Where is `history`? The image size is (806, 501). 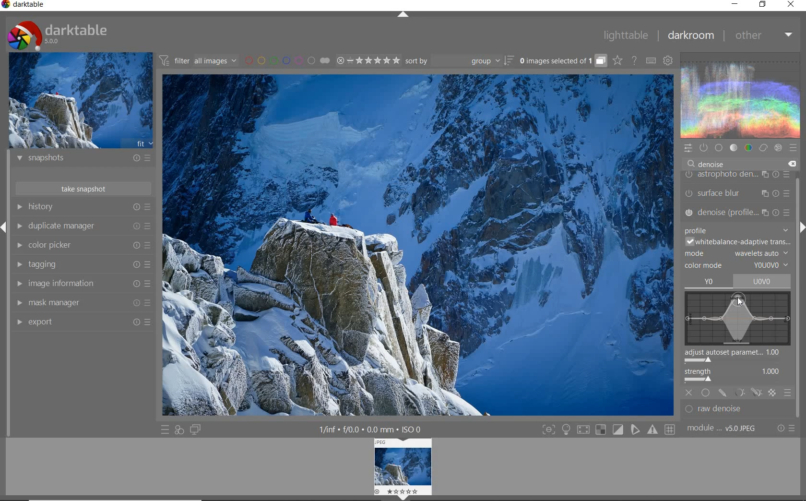 history is located at coordinates (83, 207).